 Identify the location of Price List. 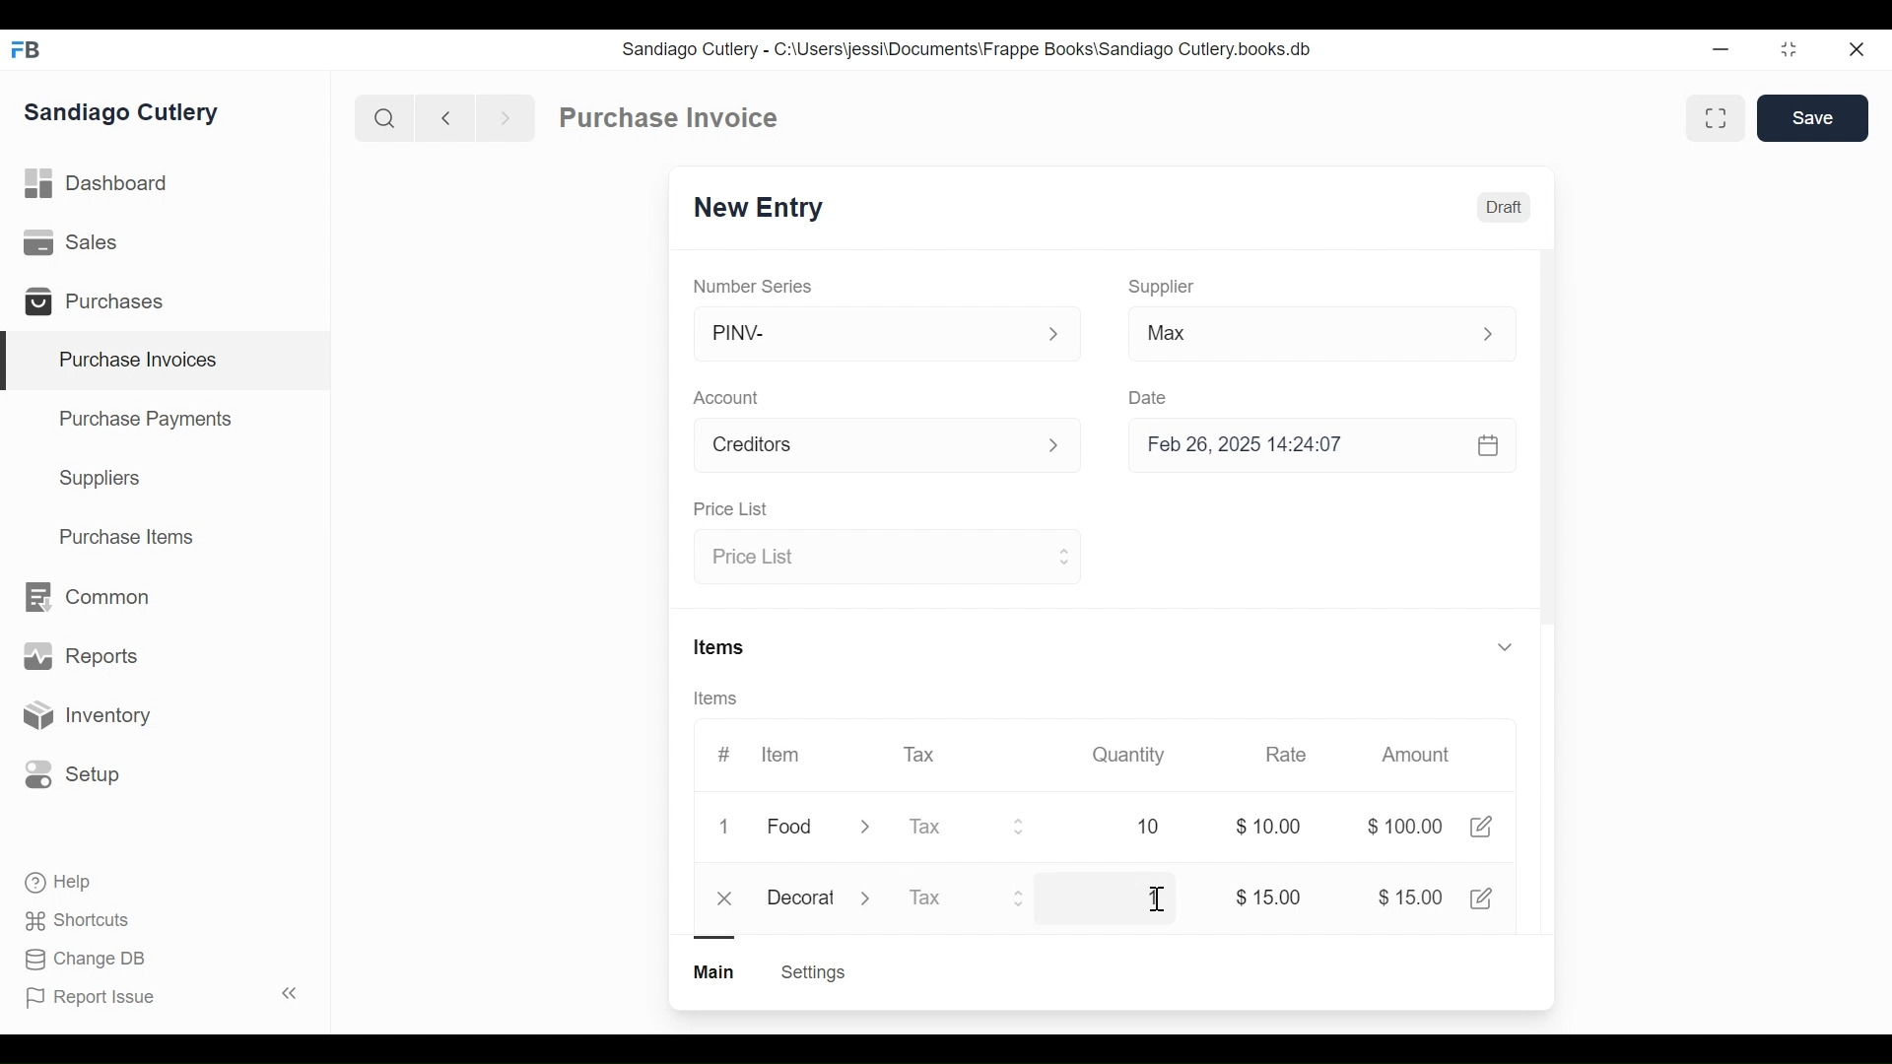
(869, 558).